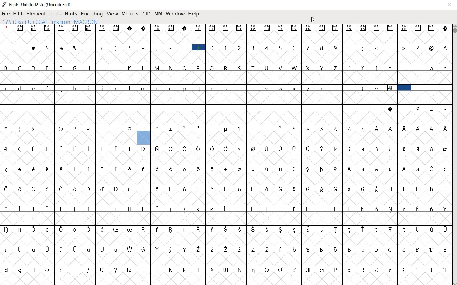 The image size is (457, 285). Describe the element at coordinates (199, 189) in the screenshot. I see `Symbol` at that location.